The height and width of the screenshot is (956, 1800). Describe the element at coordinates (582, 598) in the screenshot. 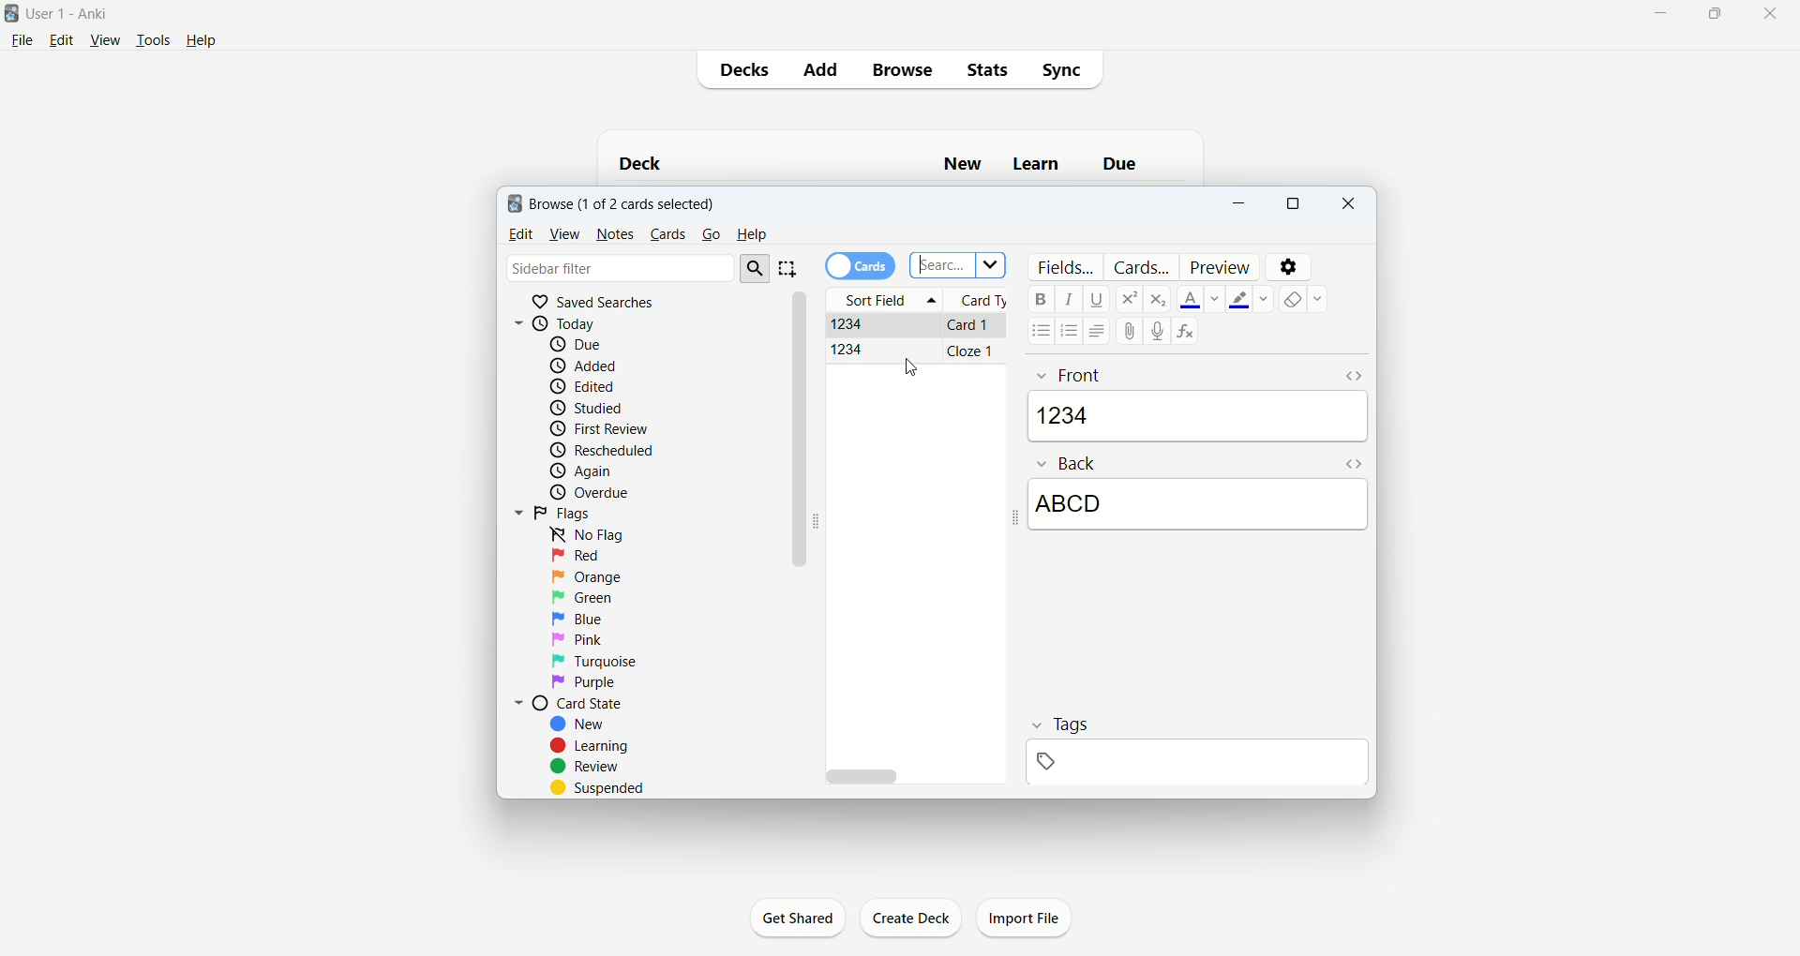

I see `green` at that location.